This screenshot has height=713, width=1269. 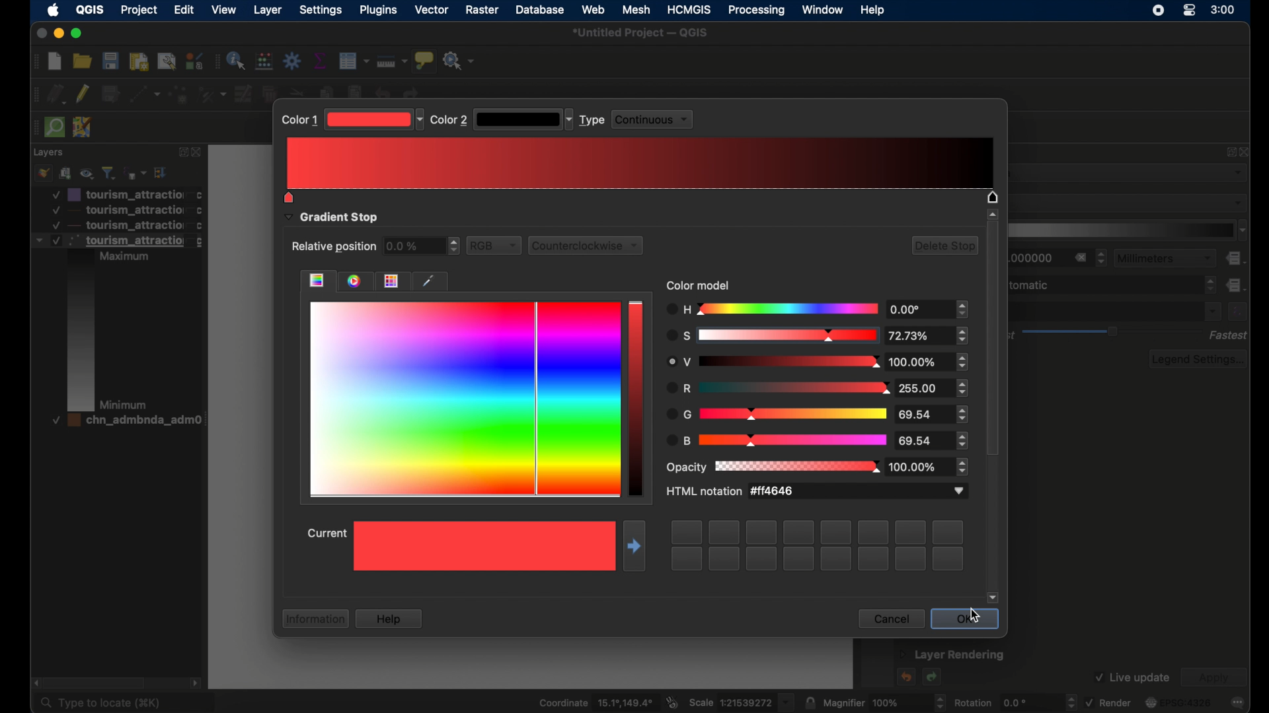 What do you see at coordinates (636, 9) in the screenshot?
I see `mesh` at bounding box center [636, 9].